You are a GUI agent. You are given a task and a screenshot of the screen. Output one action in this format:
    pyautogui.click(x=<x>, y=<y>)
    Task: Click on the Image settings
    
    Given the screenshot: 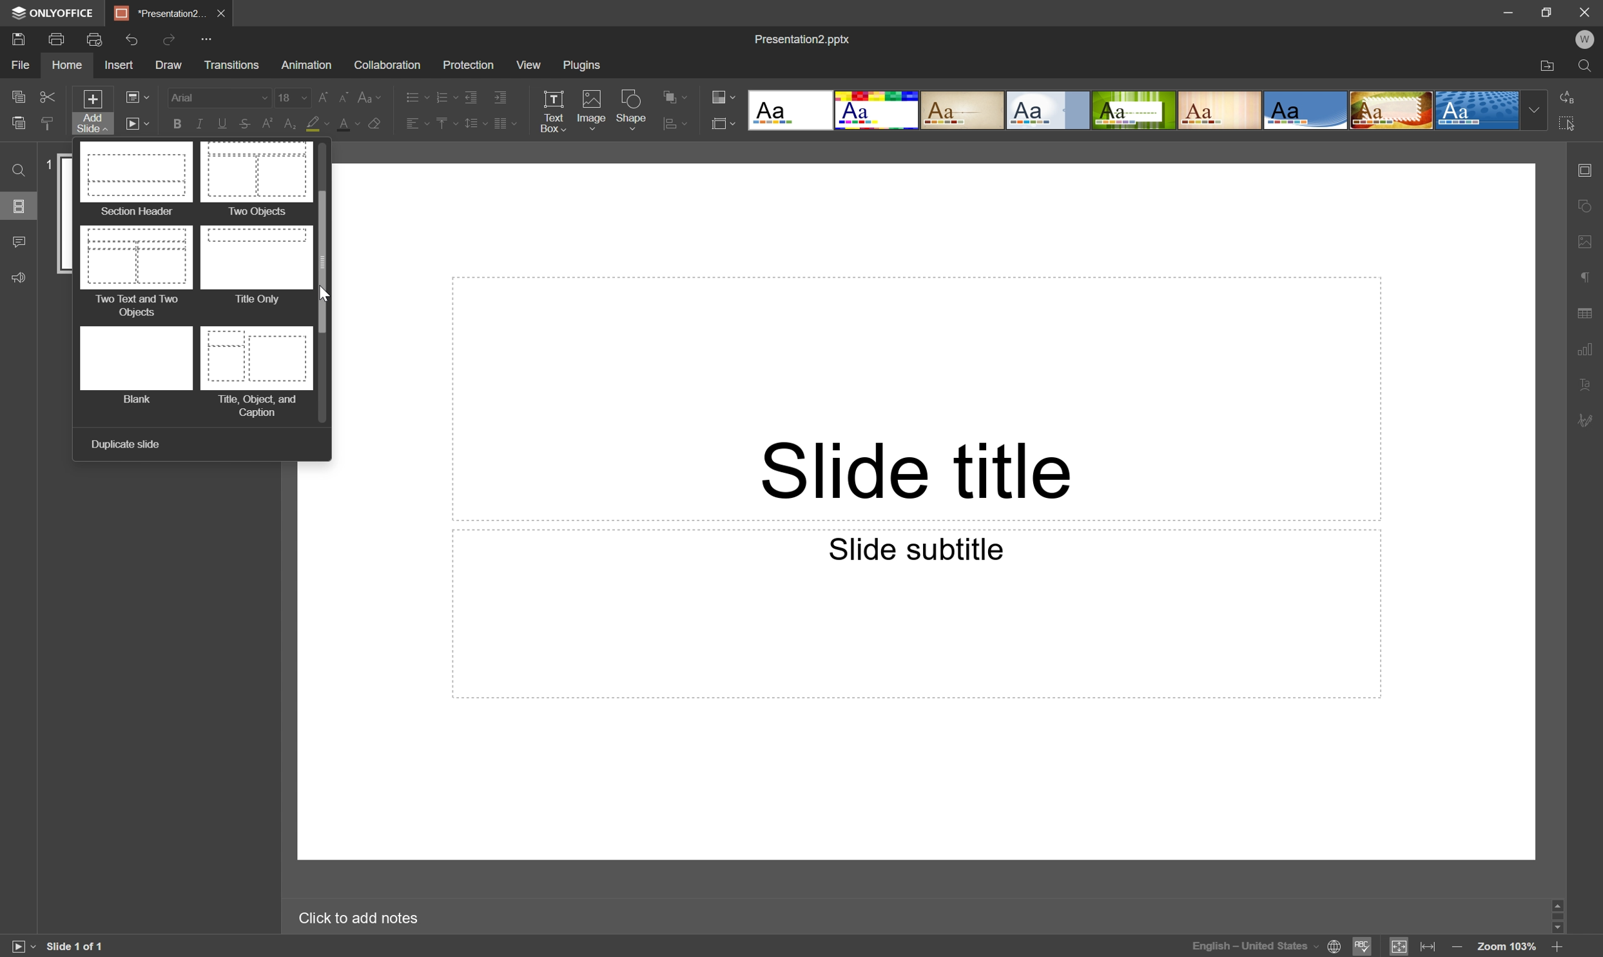 What is the action you would take?
    pyautogui.click(x=1588, y=236)
    